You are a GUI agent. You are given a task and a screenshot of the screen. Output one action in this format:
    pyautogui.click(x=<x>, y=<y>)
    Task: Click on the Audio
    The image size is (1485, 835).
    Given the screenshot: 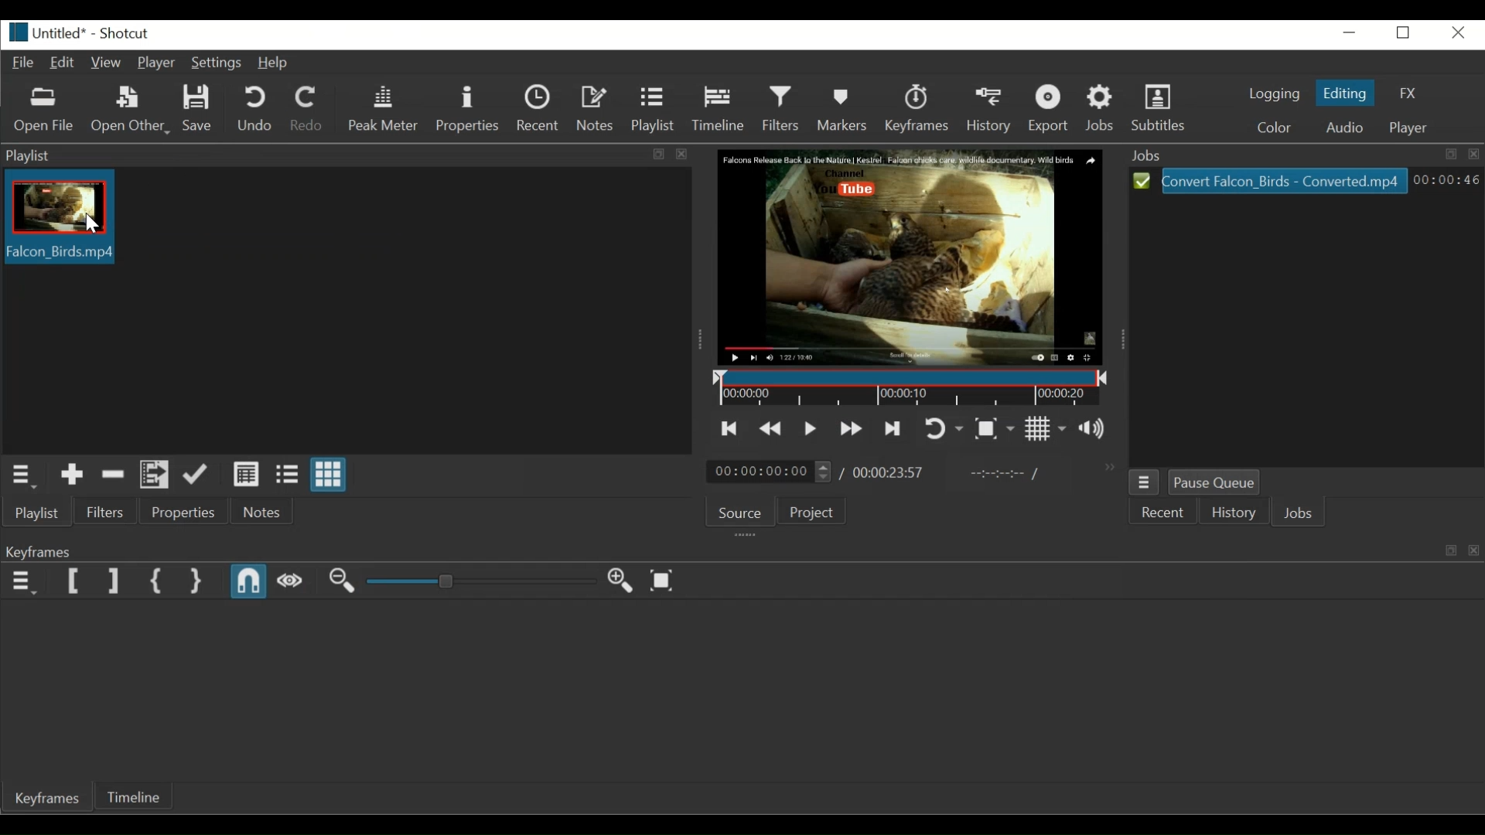 What is the action you would take?
    pyautogui.click(x=1342, y=128)
    